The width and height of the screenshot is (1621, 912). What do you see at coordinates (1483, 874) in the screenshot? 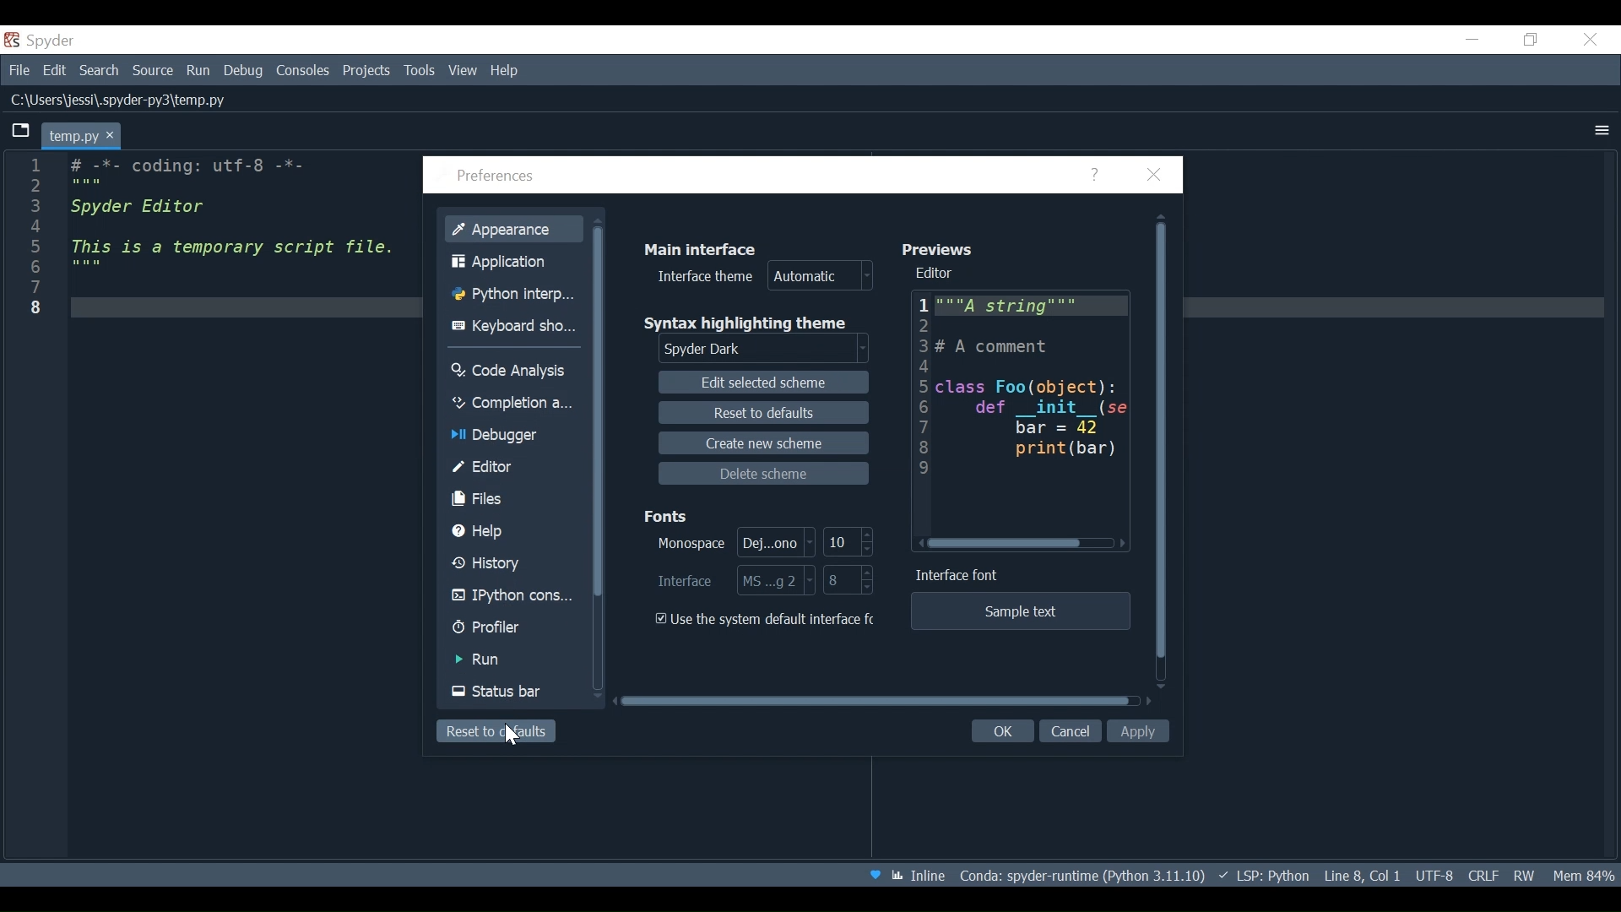
I see `File EQL Stat` at bounding box center [1483, 874].